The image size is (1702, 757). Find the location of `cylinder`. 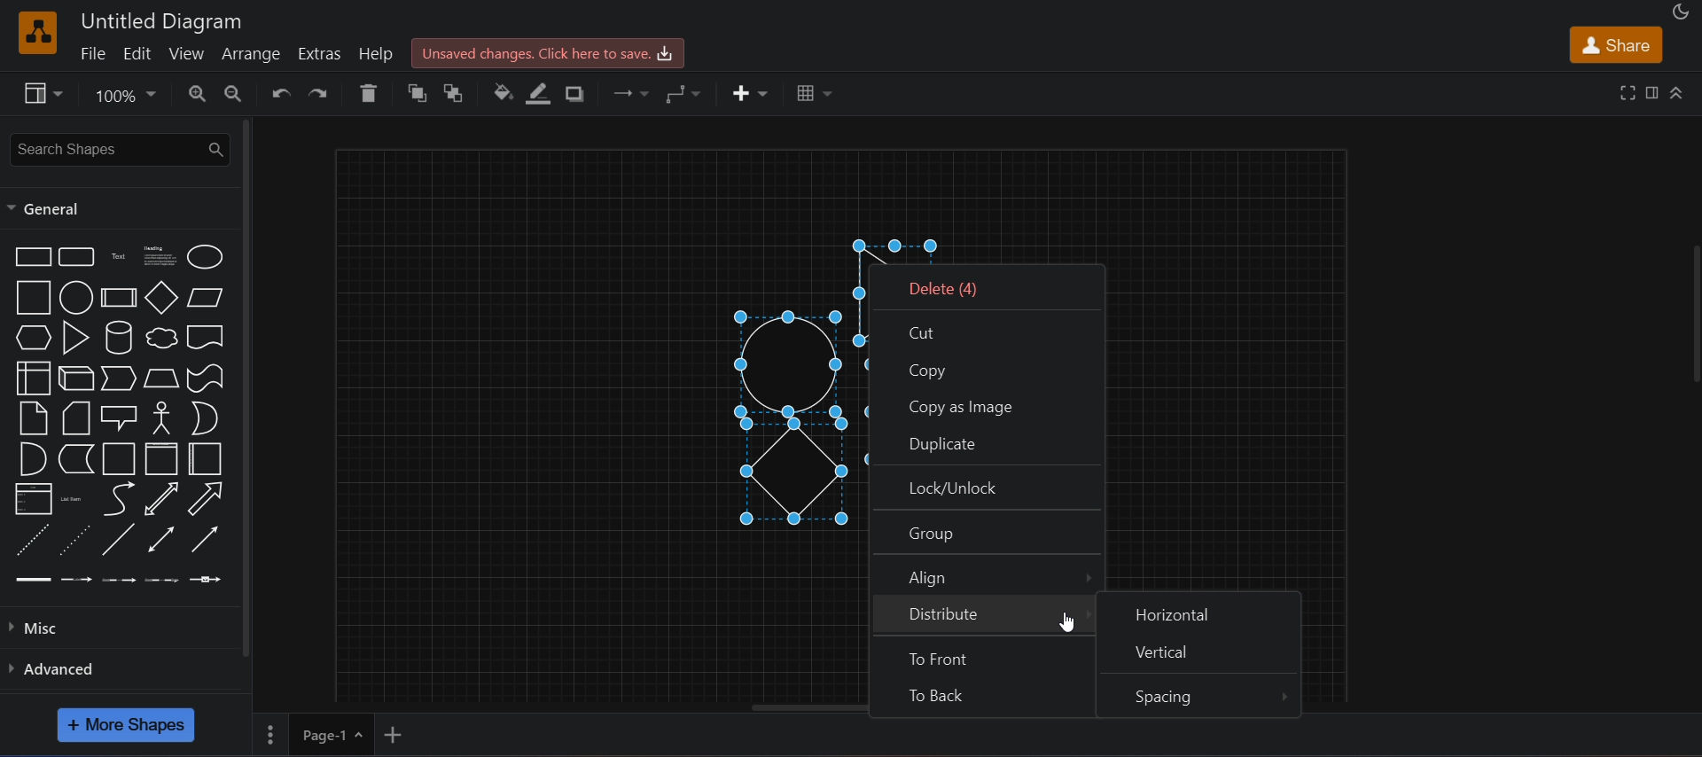

cylinder is located at coordinates (120, 338).